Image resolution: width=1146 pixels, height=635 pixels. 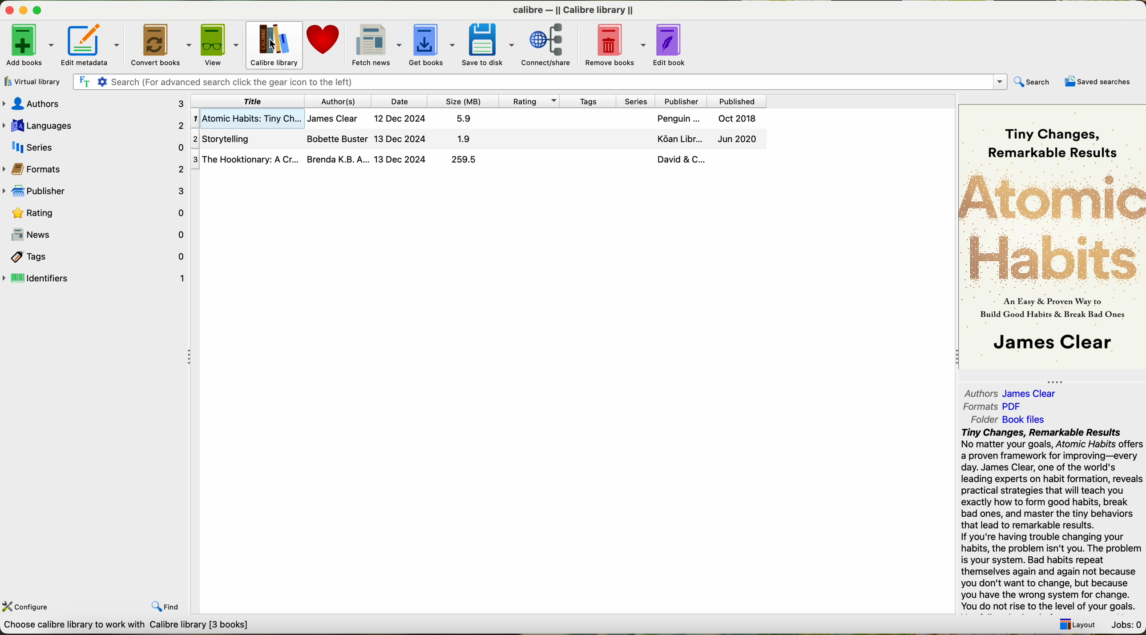 What do you see at coordinates (1048, 309) in the screenshot?
I see `As Easy & Proven Way toBuild Good Habits & Break Bad Ones` at bounding box center [1048, 309].